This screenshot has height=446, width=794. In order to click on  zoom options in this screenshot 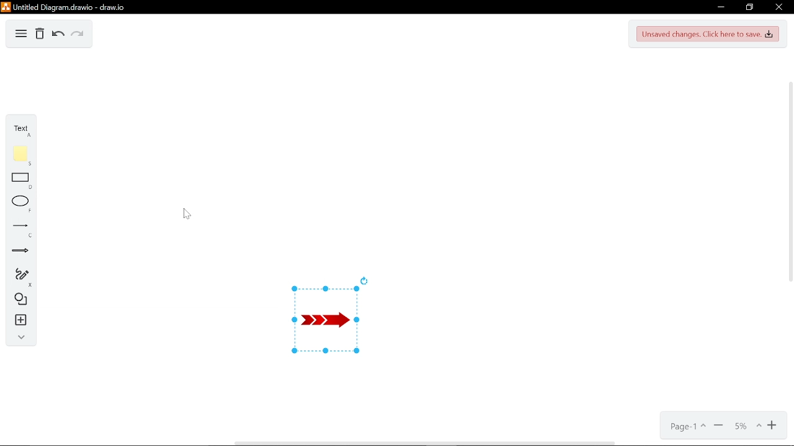, I will do `click(743, 424)`.